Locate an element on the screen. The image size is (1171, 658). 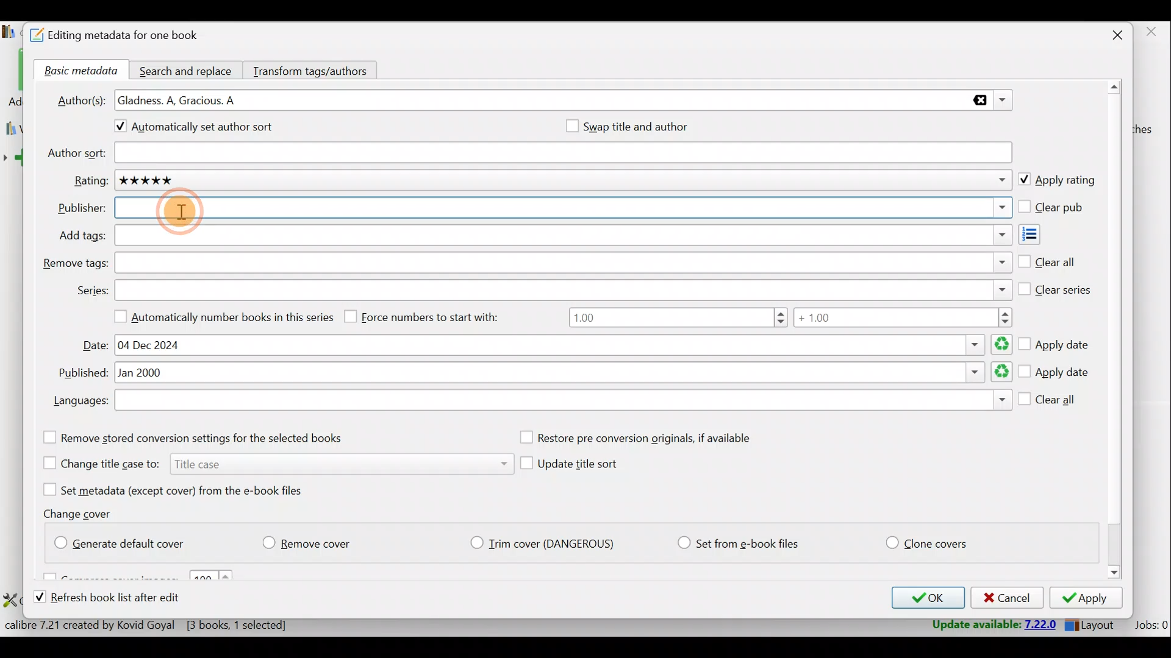
Search and replace is located at coordinates (187, 69).